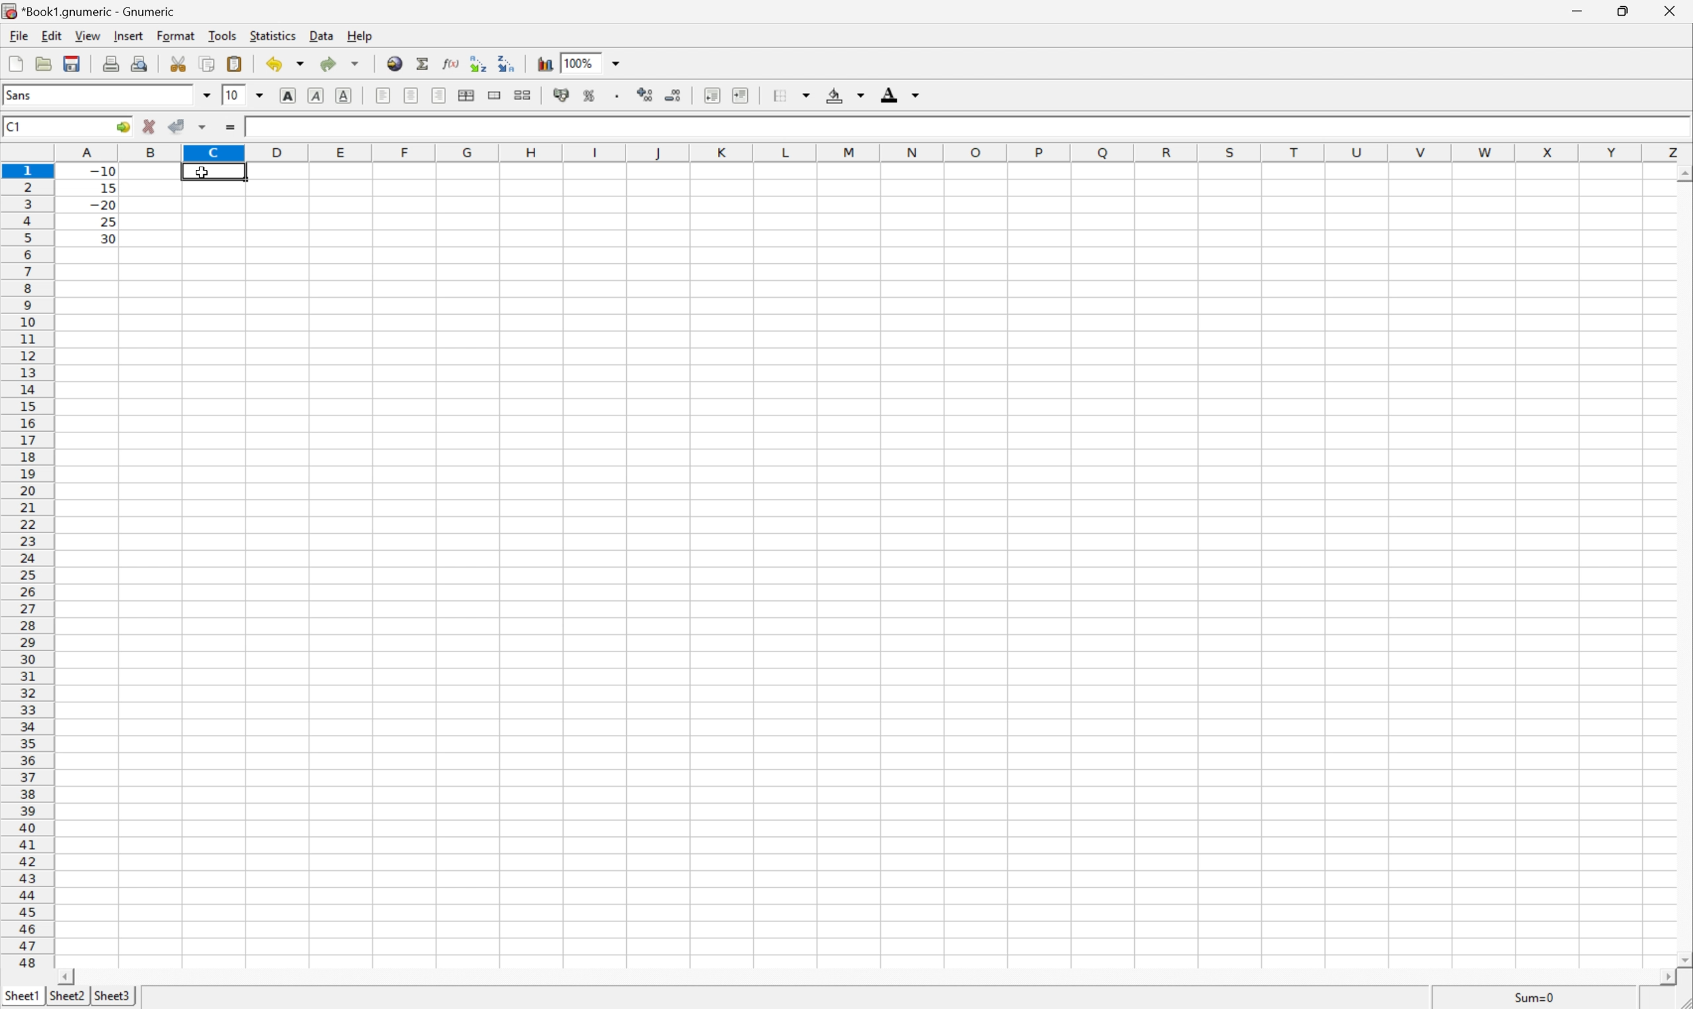  Describe the element at coordinates (1660, 978) in the screenshot. I see `Scroll right` at that location.